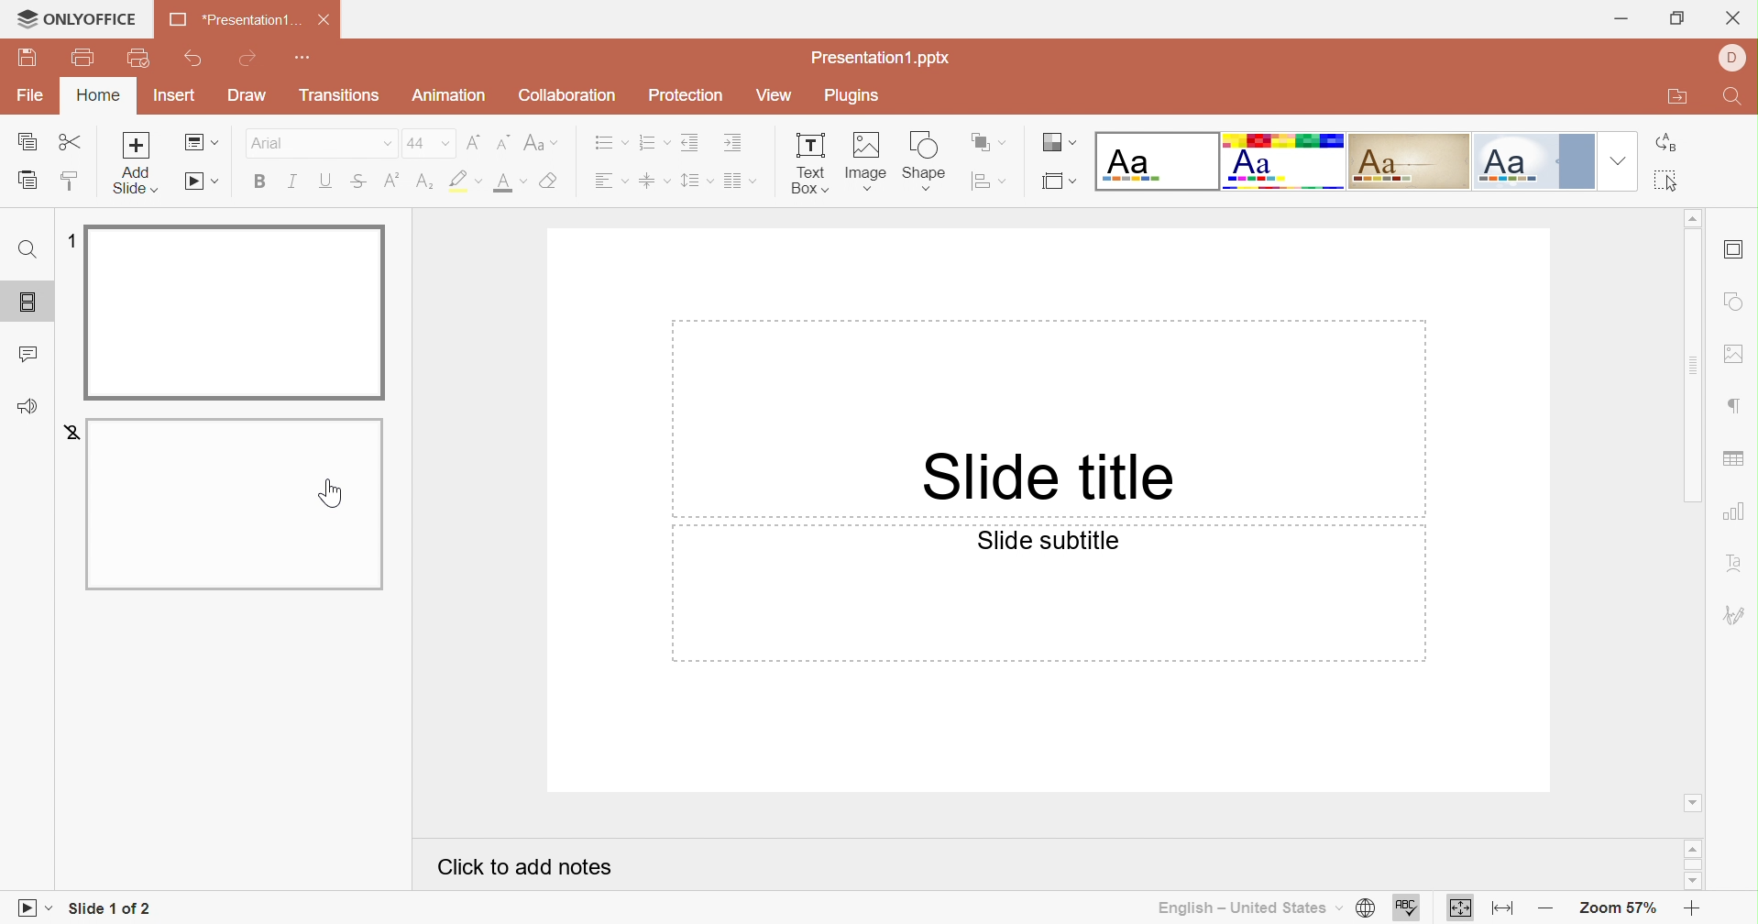  What do you see at coordinates (22, 302) in the screenshot?
I see `Slides` at bounding box center [22, 302].